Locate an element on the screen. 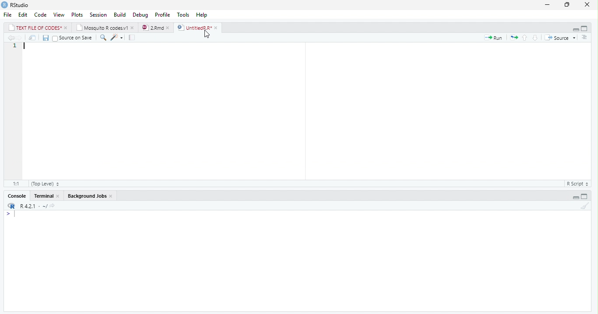 This screenshot has width=598, height=314. close is located at coordinates (217, 28).